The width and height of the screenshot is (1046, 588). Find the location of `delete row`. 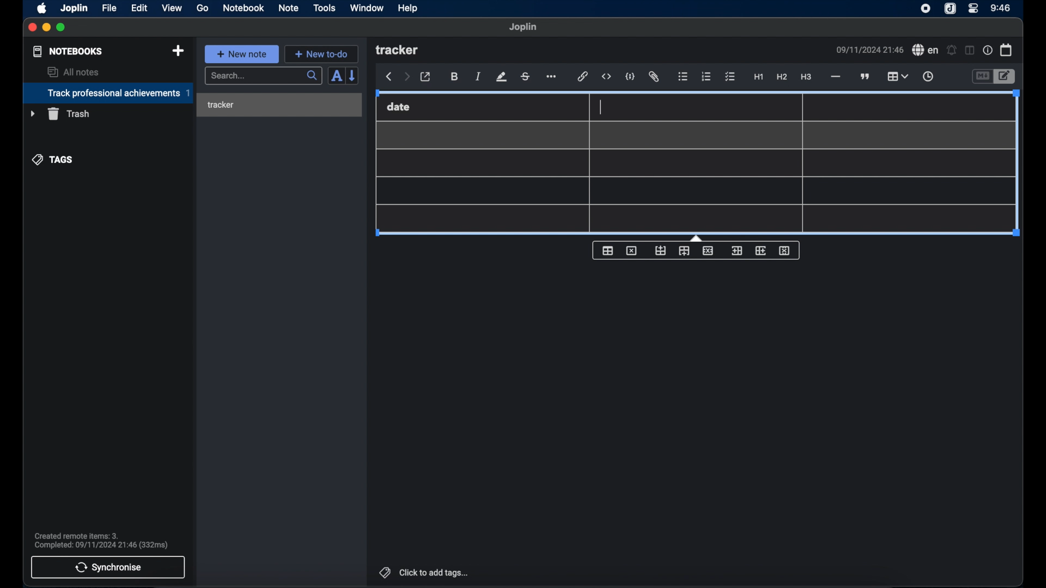

delete row is located at coordinates (708, 250).